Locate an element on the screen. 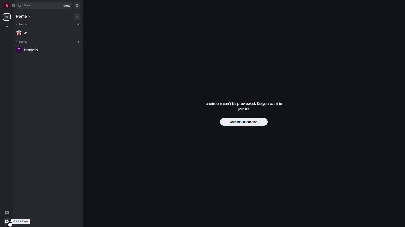  chatroom can't be previewed is located at coordinates (243, 106).